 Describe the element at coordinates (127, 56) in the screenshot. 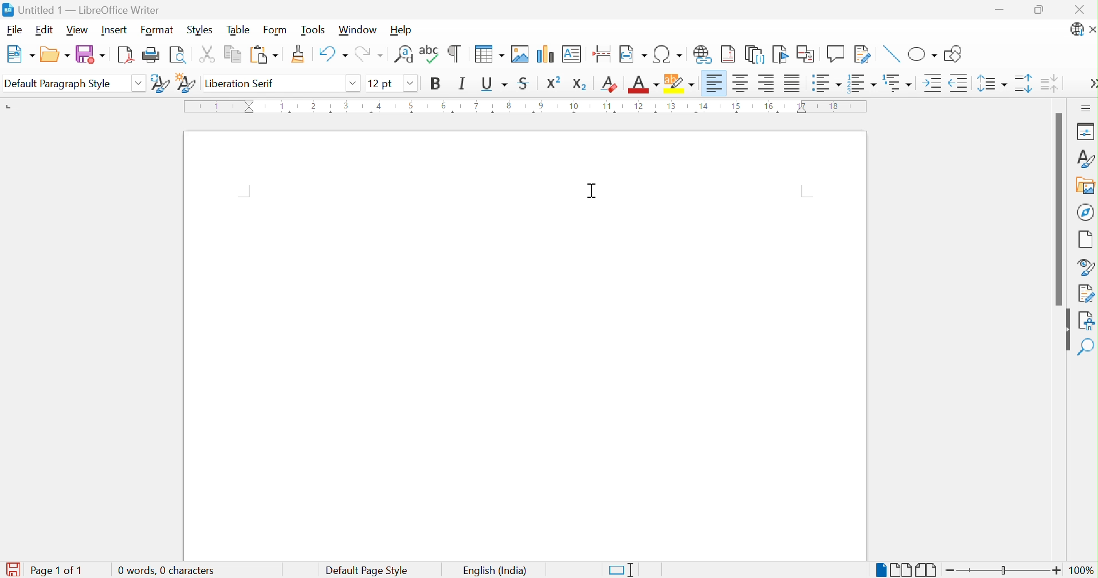

I see `Export as PDF` at that location.